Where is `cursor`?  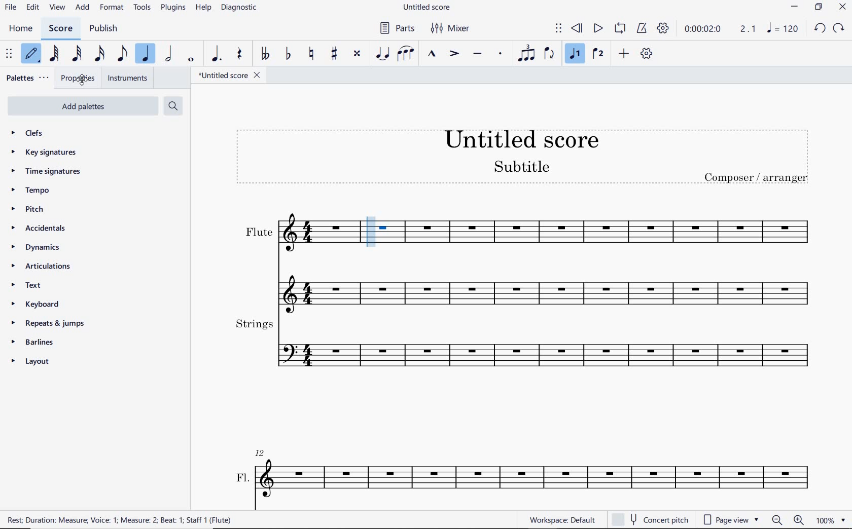 cursor is located at coordinates (84, 81).